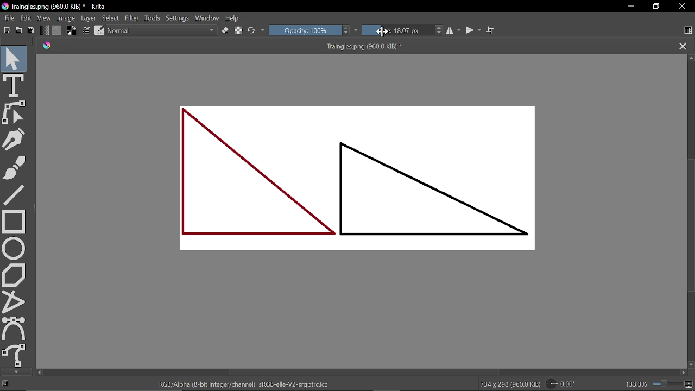  What do you see at coordinates (8, 18) in the screenshot?
I see `File` at bounding box center [8, 18].